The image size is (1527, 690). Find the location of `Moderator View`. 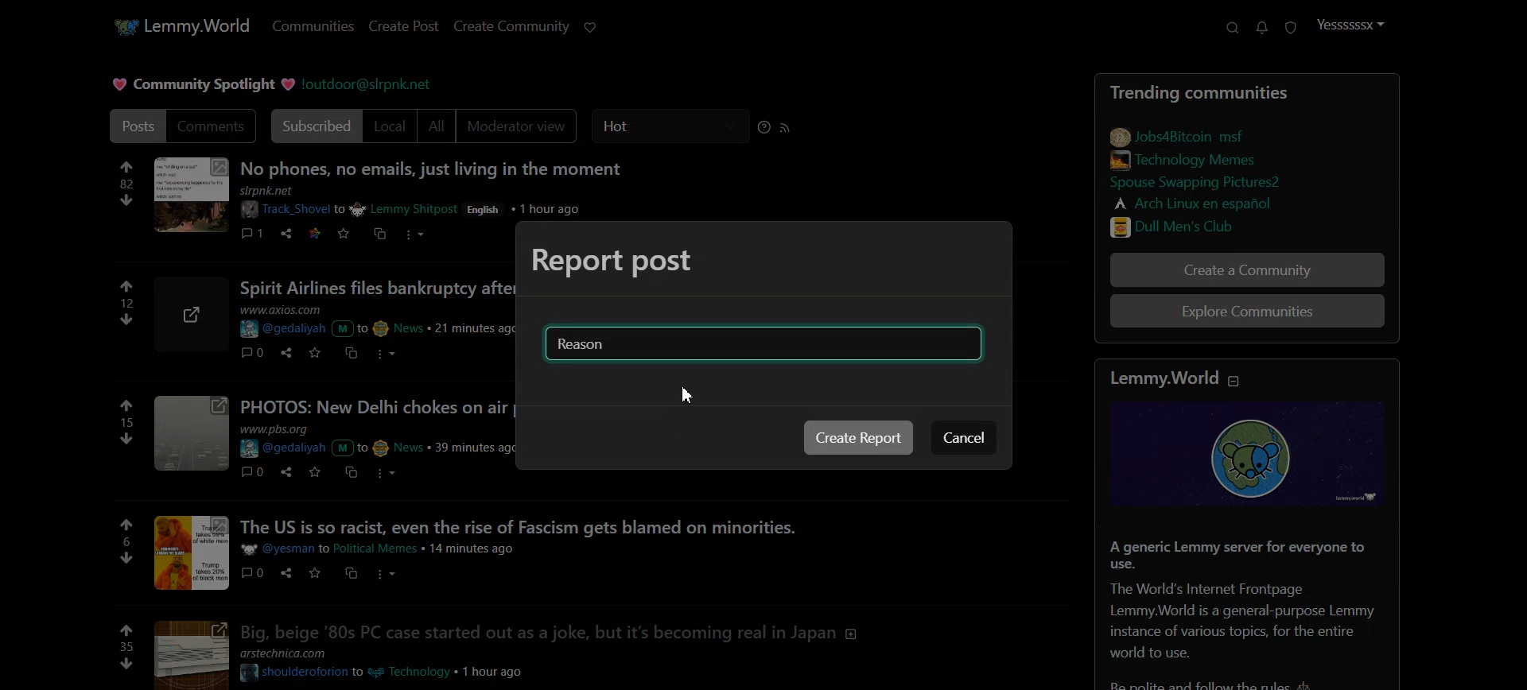

Moderator View is located at coordinates (520, 126).